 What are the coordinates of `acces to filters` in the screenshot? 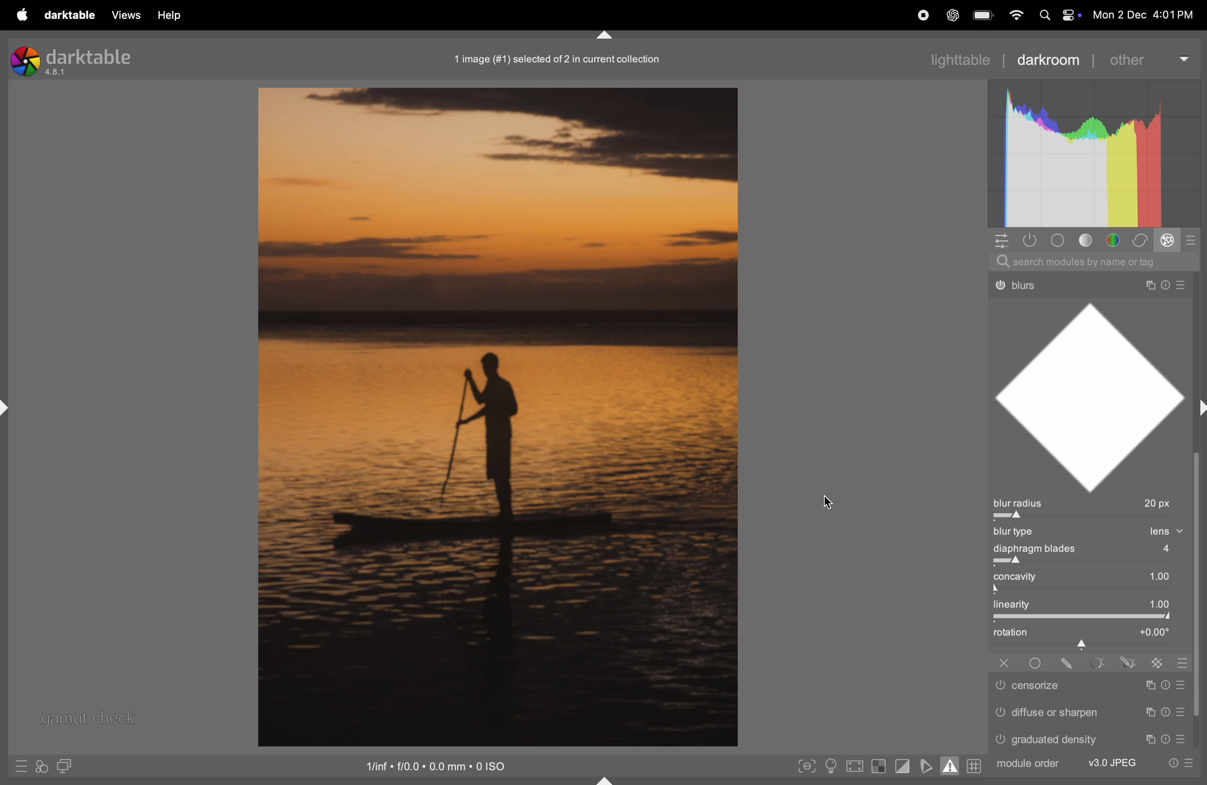 It's located at (43, 766).